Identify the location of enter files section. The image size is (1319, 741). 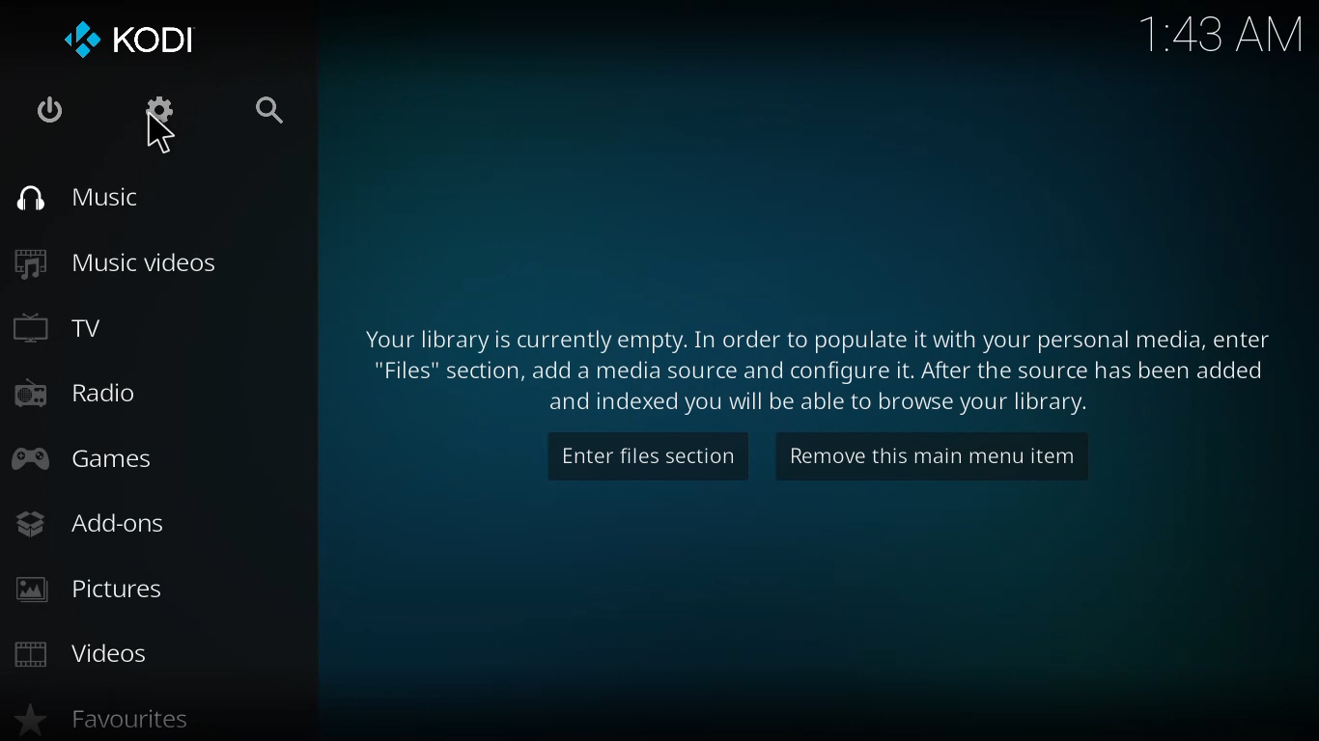
(650, 454).